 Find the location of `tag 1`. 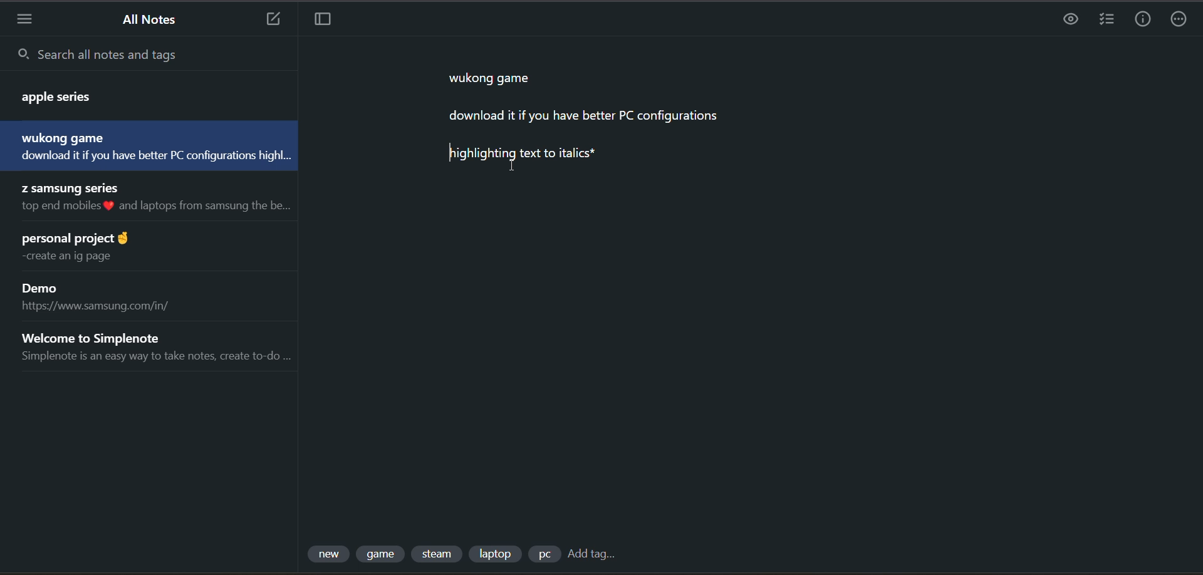

tag 1 is located at coordinates (330, 554).